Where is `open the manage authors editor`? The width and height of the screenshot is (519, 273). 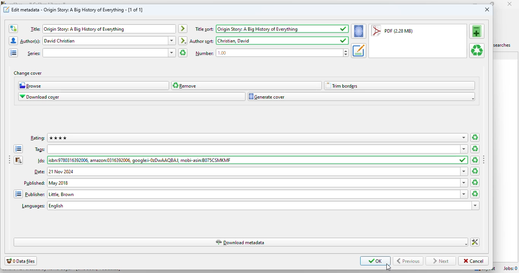
open the manage authors editor is located at coordinates (14, 41).